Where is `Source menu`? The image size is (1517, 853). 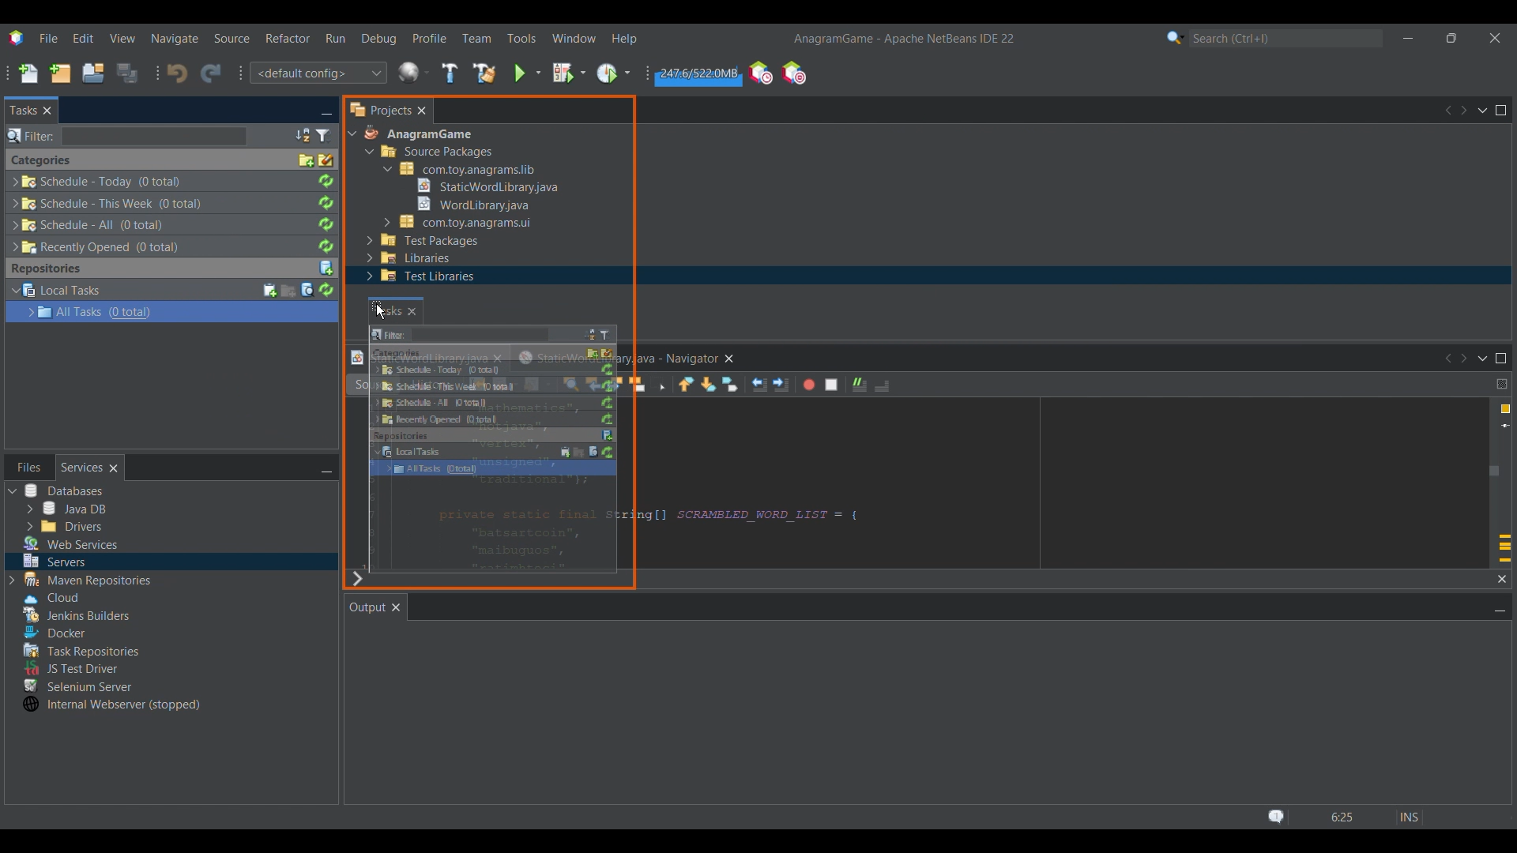 Source menu is located at coordinates (231, 38).